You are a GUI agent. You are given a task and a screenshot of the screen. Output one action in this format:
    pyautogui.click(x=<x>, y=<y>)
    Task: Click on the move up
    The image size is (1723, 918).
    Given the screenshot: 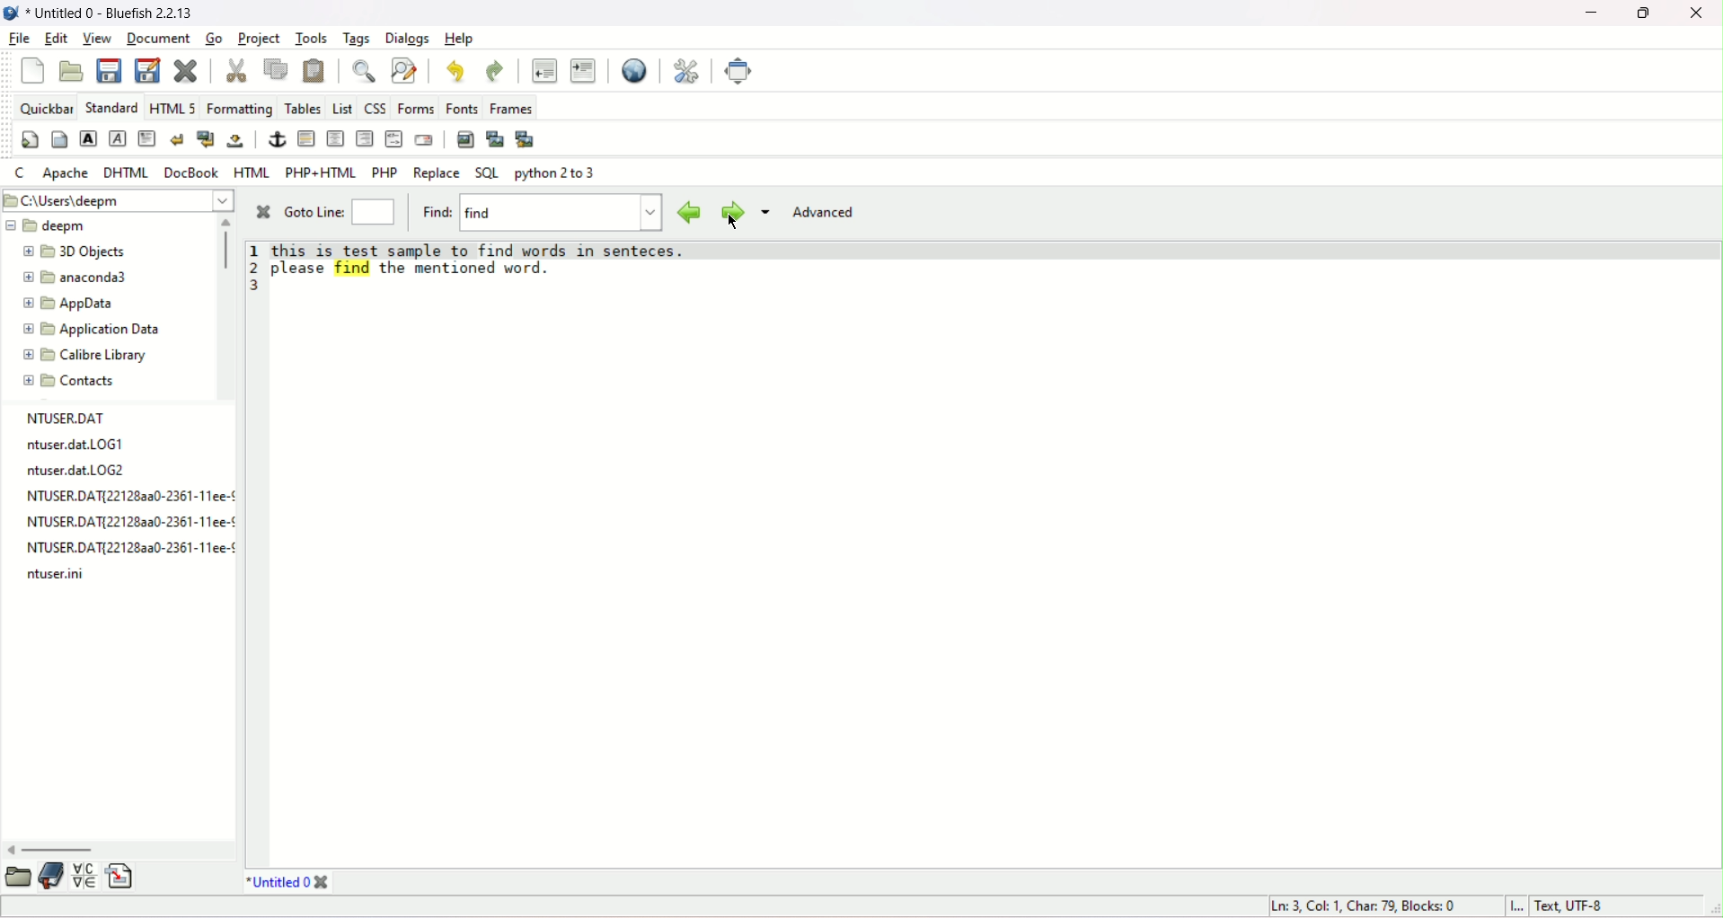 What is the action you would take?
    pyautogui.click(x=228, y=222)
    